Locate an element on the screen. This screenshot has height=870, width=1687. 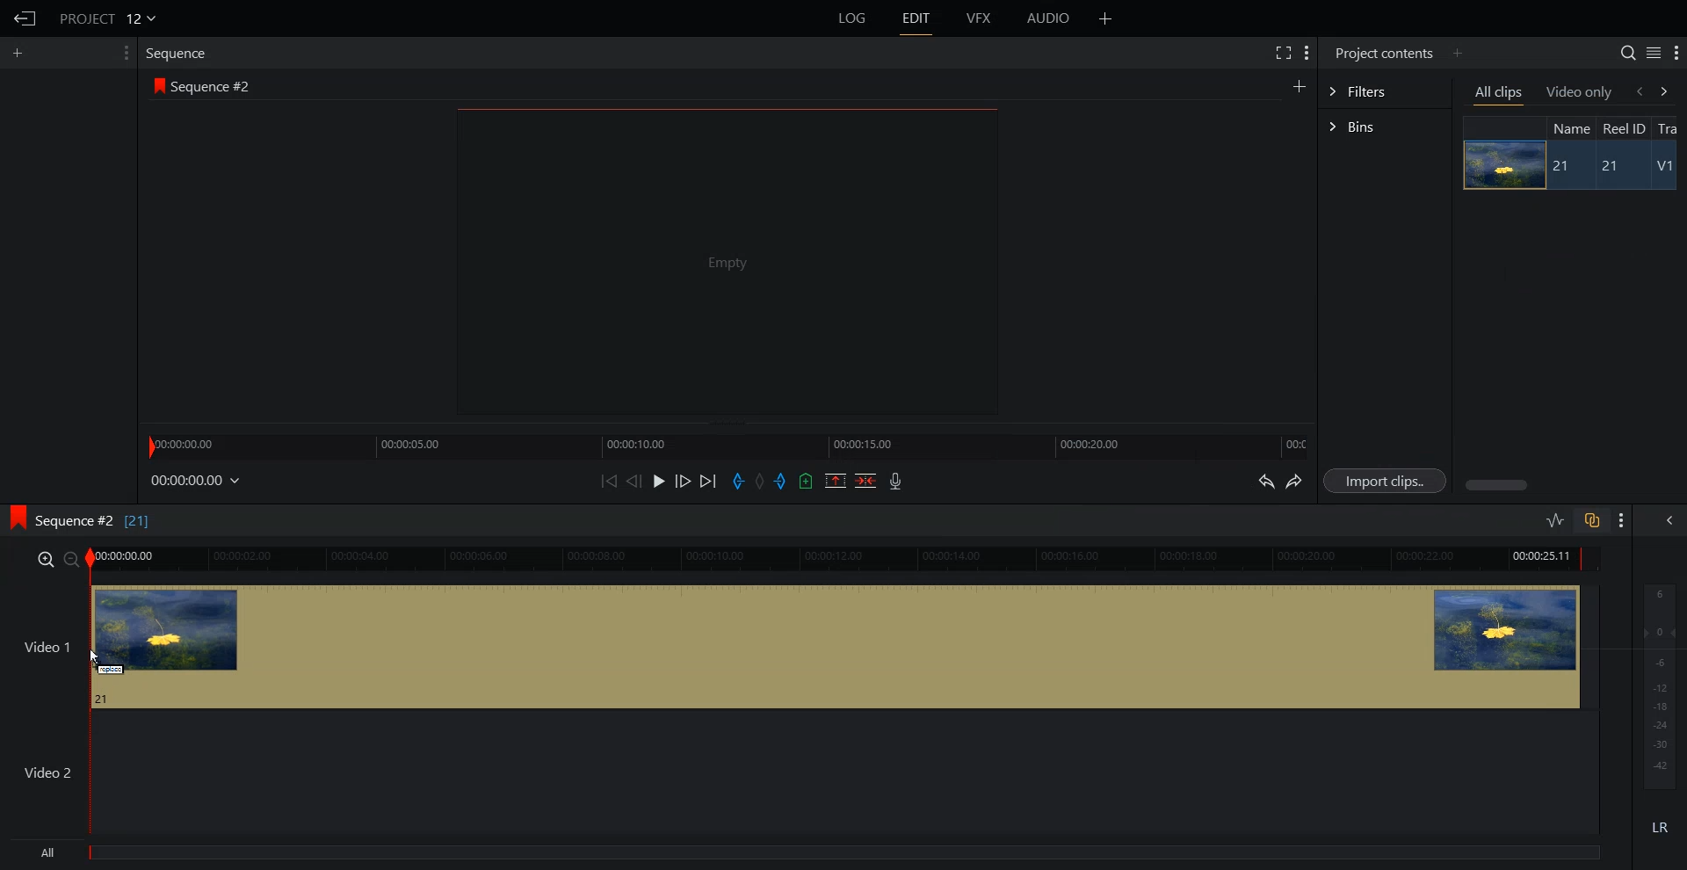
Play is located at coordinates (659, 481).